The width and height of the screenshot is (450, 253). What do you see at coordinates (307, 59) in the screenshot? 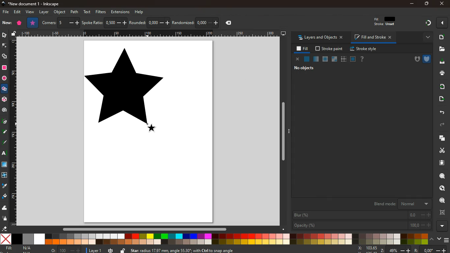
I see `normal` at bounding box center [307, 59].